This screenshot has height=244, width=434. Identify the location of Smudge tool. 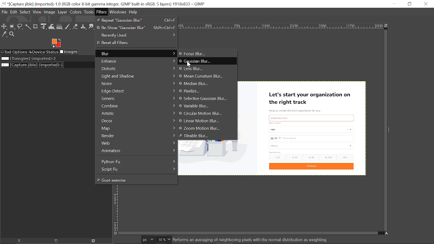
(92, 26).